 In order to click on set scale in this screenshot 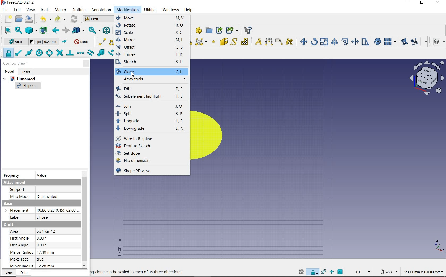, I will do `click(361, 272)`.